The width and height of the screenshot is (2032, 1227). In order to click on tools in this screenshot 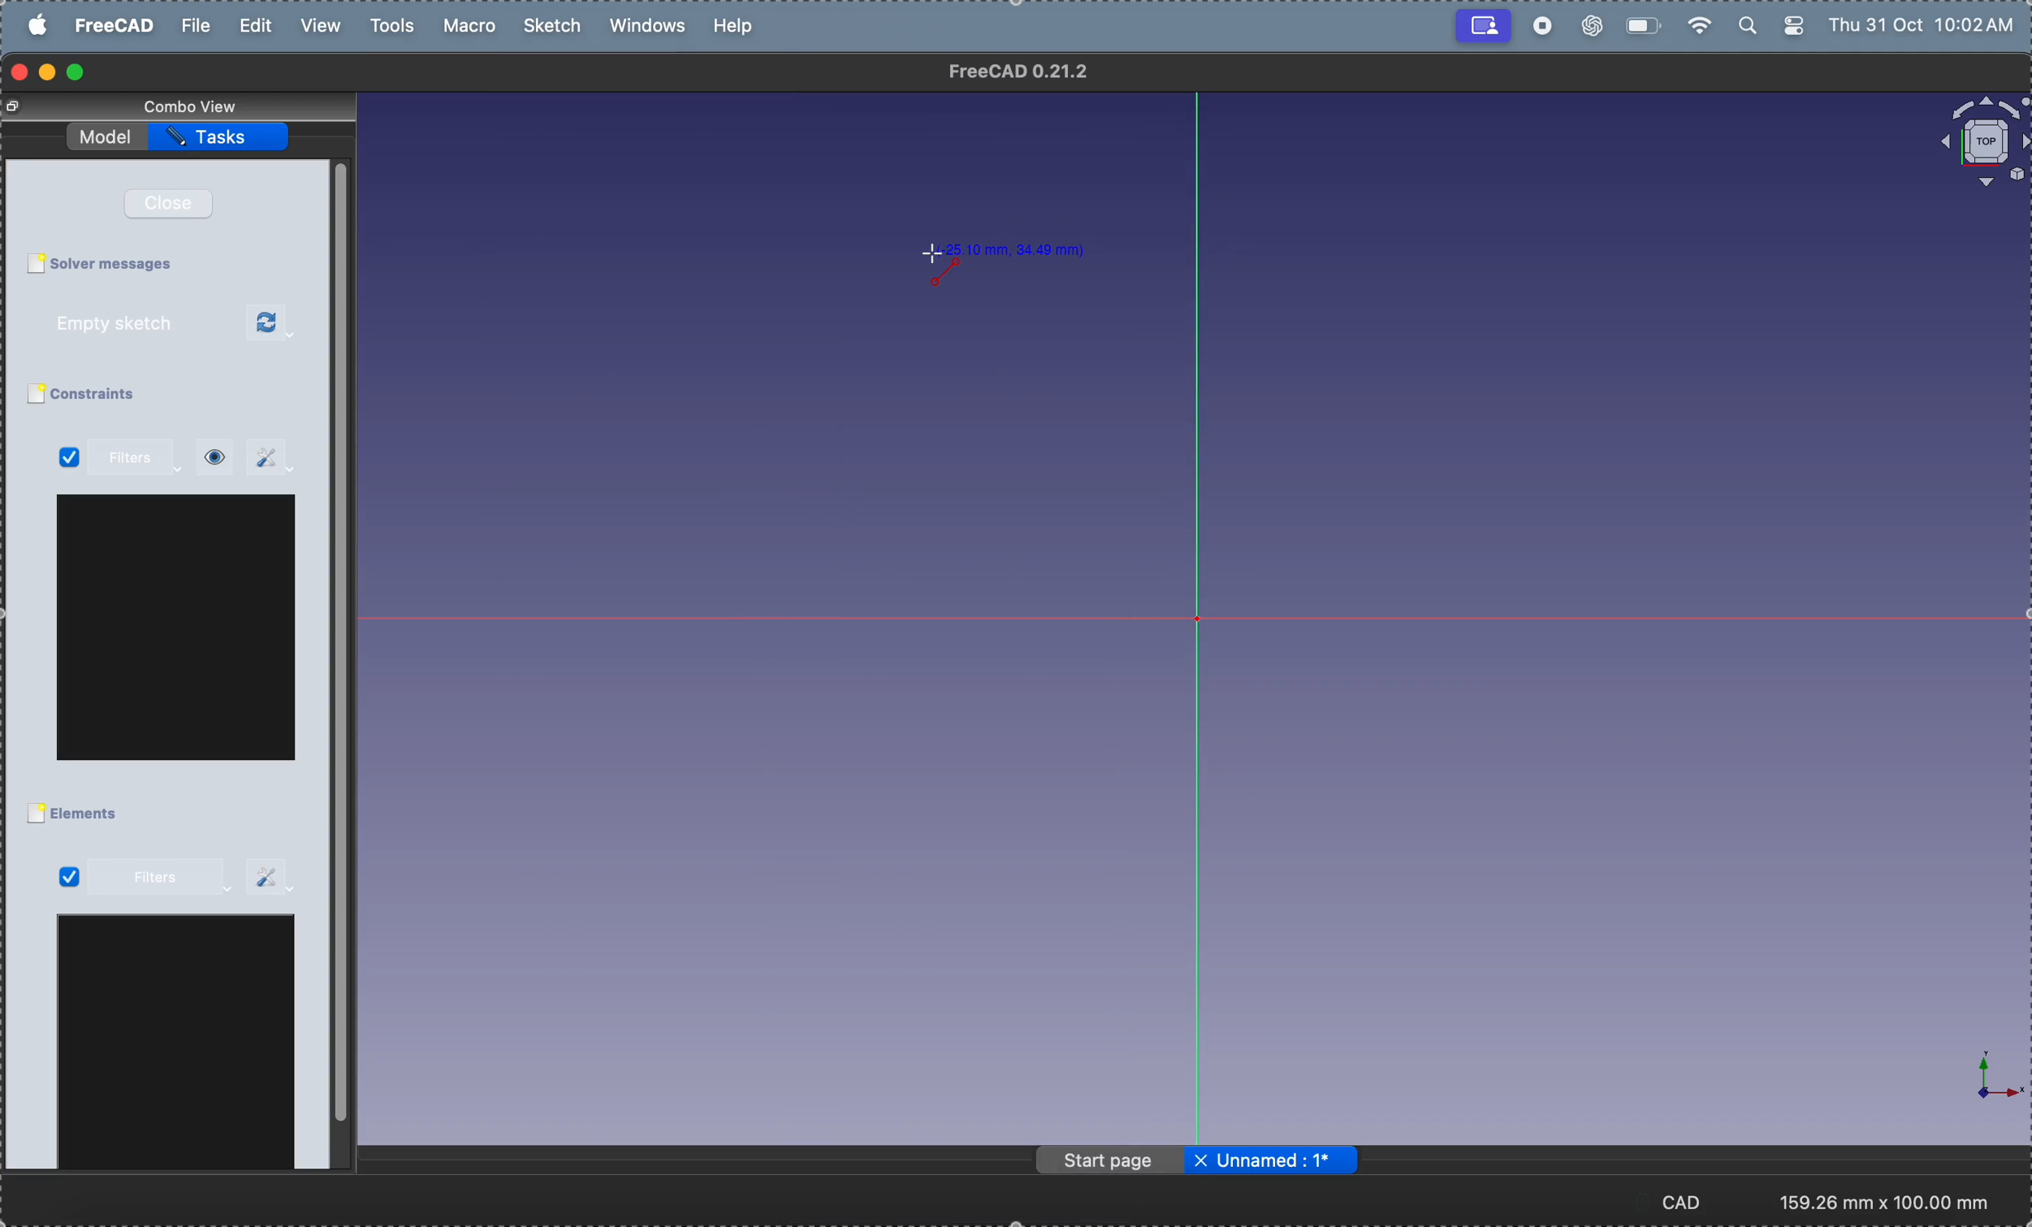, I will do `click(397, 26)`.